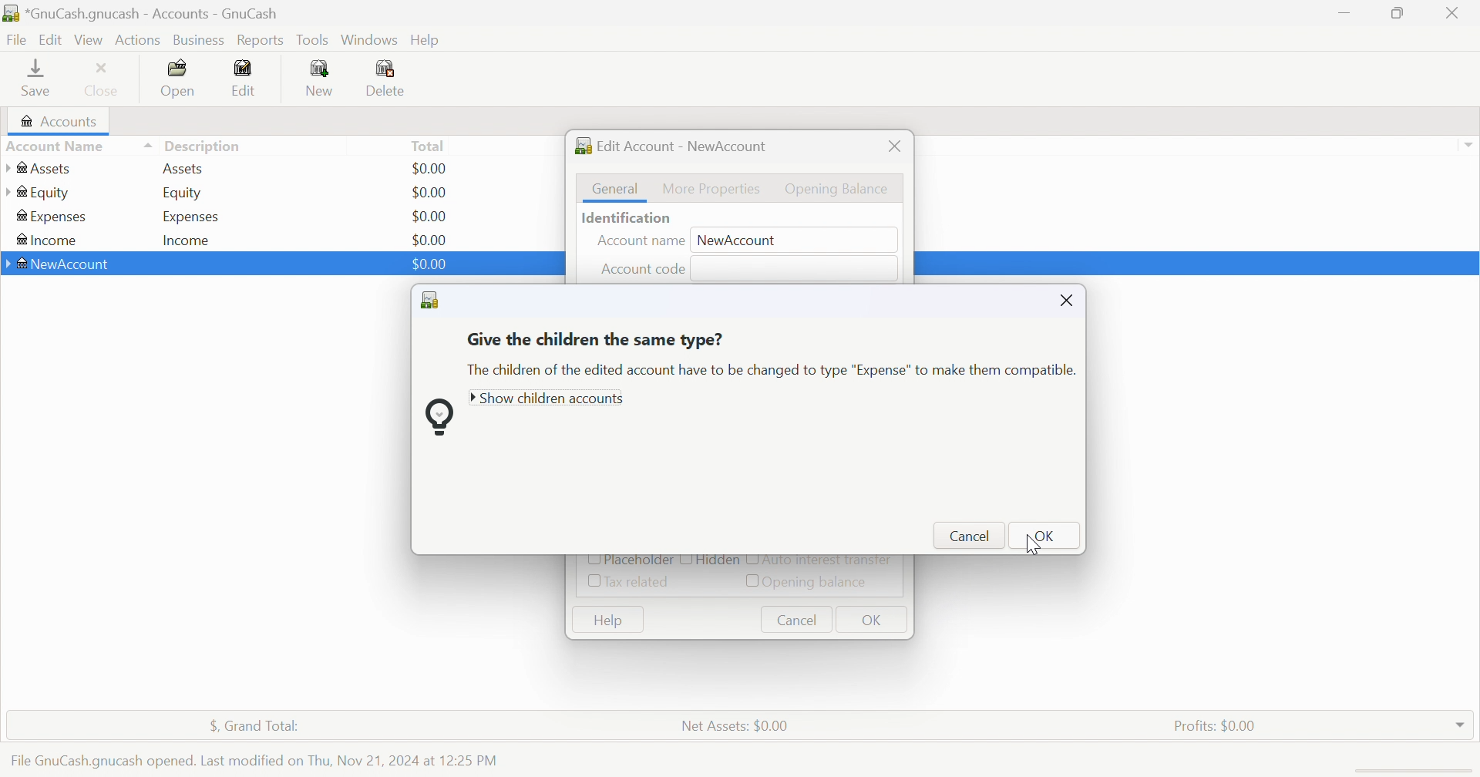 This screenshot has width=1480, height=777. I want to click on Show the children accounts, so click(550, 399).